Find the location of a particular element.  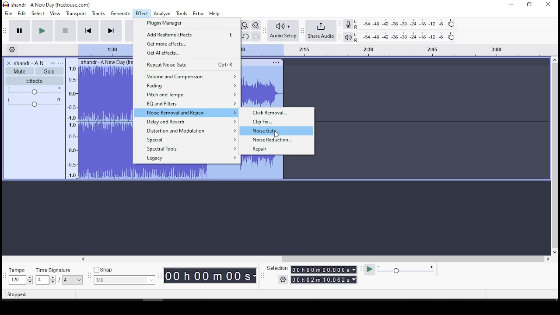

audio clip is located at coordinates (102, 119).